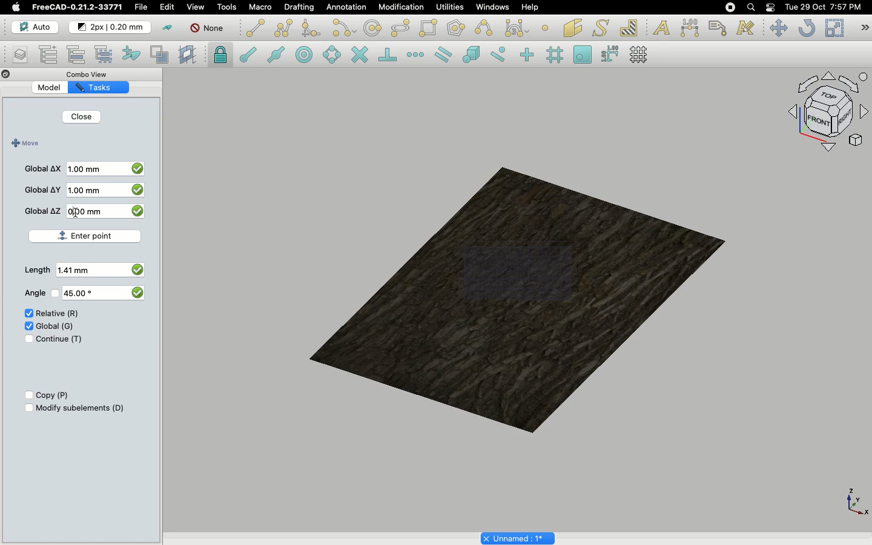 The image size is (872, 545). I want to click on Check, so click(25, 340).